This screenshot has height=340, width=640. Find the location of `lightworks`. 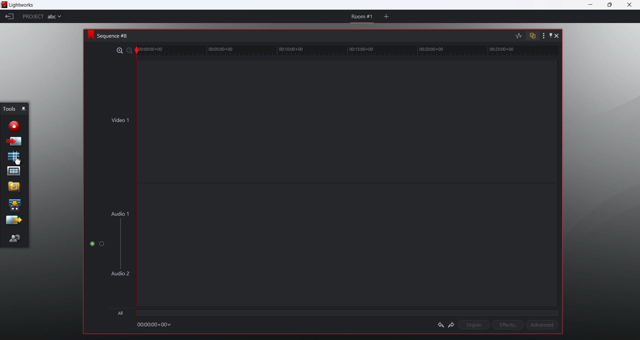

lightworks is located at coordinates (22, 6).